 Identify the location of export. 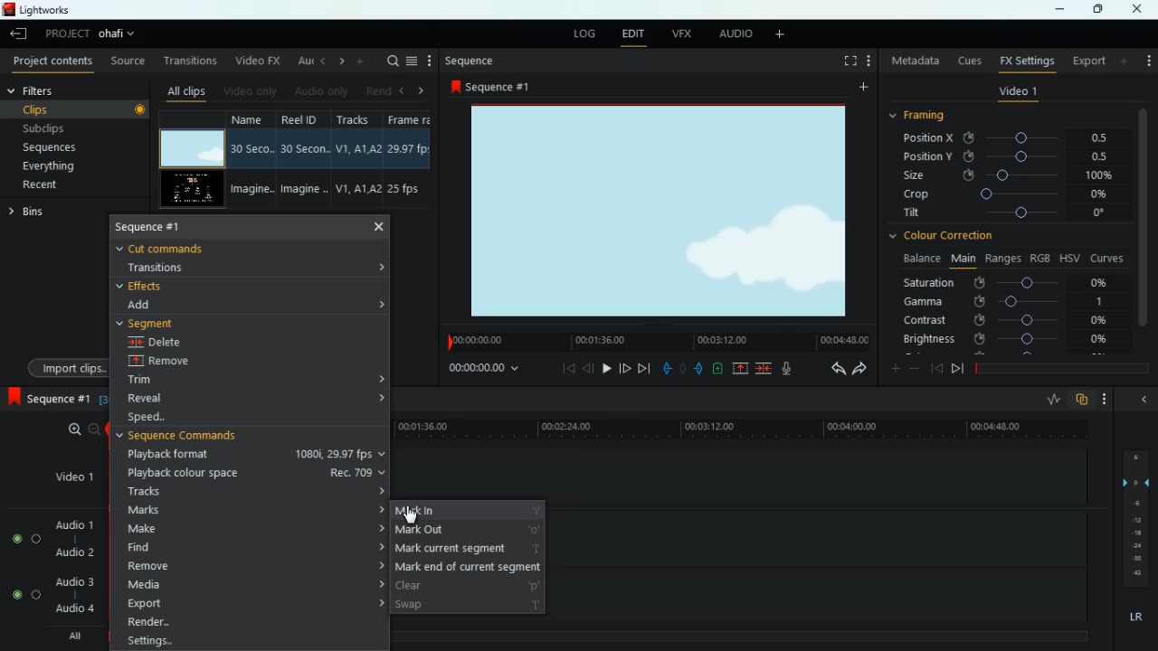
(1087, 61).